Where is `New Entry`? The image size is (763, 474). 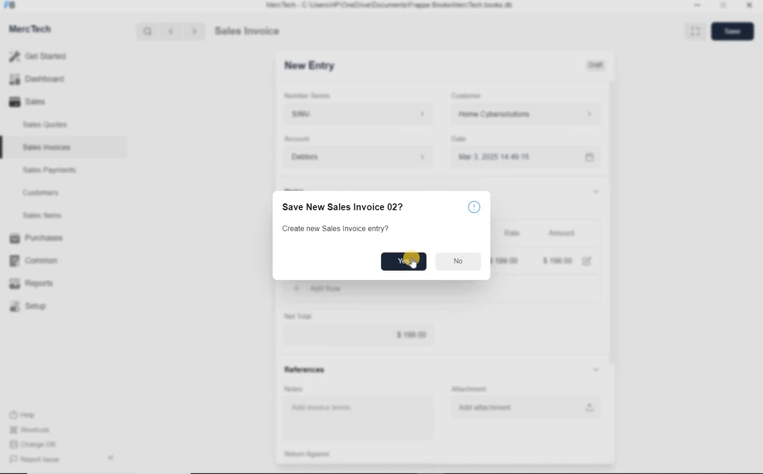
New Entry is located at coordinates (309, 66).